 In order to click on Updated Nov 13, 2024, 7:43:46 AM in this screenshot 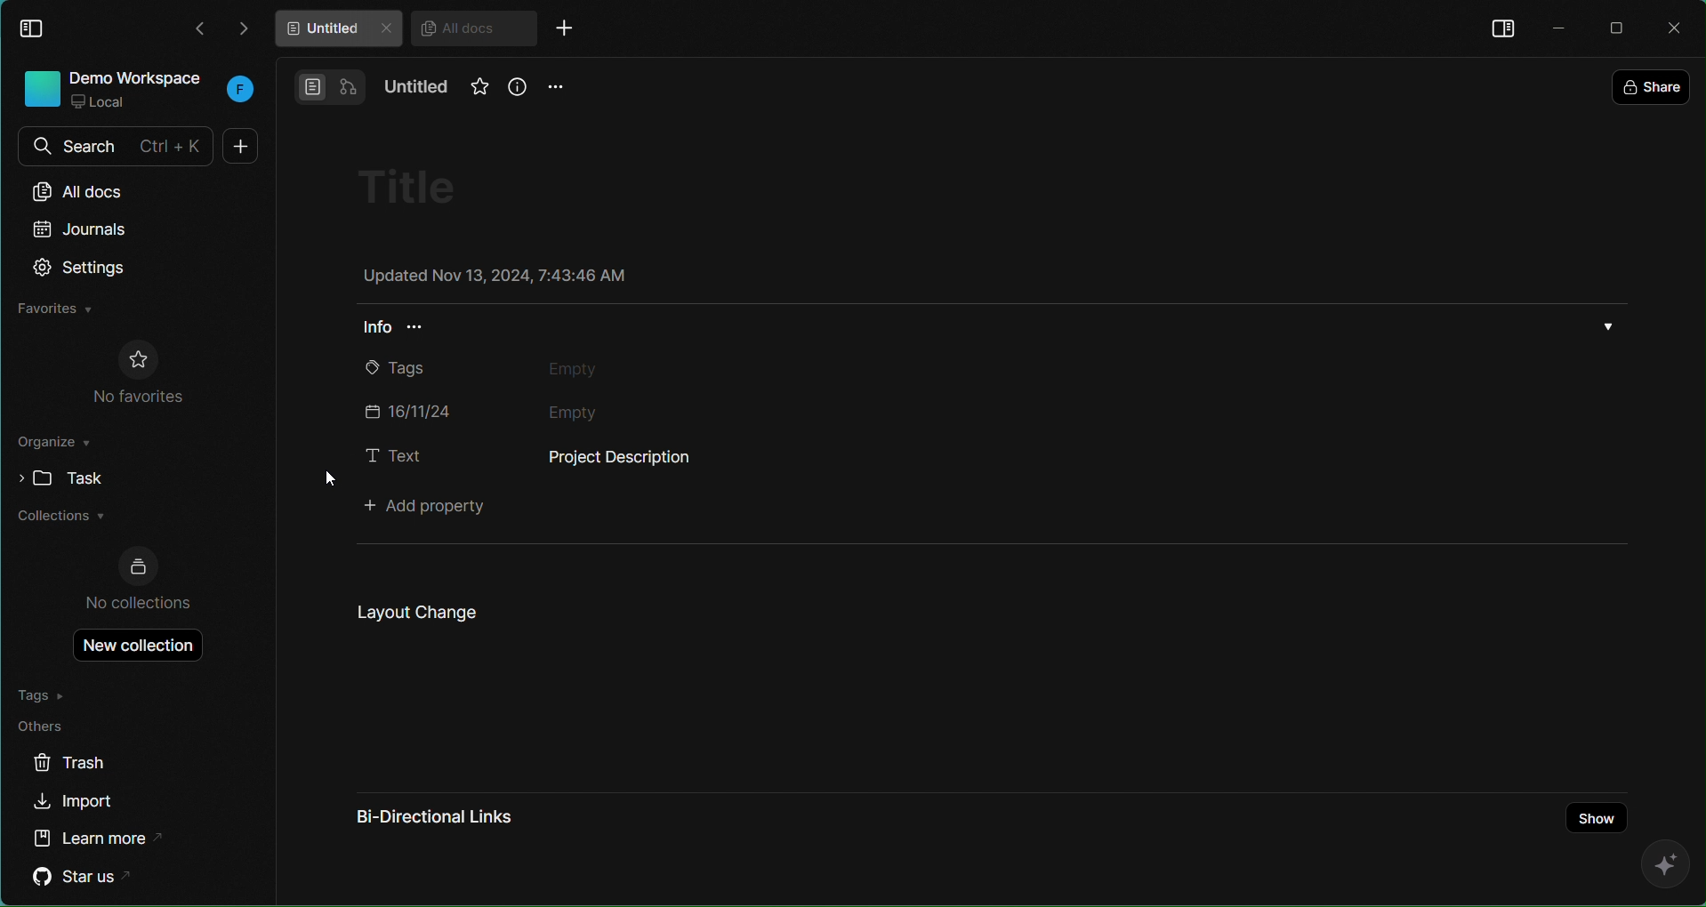, I will do `click(492, 277)`.